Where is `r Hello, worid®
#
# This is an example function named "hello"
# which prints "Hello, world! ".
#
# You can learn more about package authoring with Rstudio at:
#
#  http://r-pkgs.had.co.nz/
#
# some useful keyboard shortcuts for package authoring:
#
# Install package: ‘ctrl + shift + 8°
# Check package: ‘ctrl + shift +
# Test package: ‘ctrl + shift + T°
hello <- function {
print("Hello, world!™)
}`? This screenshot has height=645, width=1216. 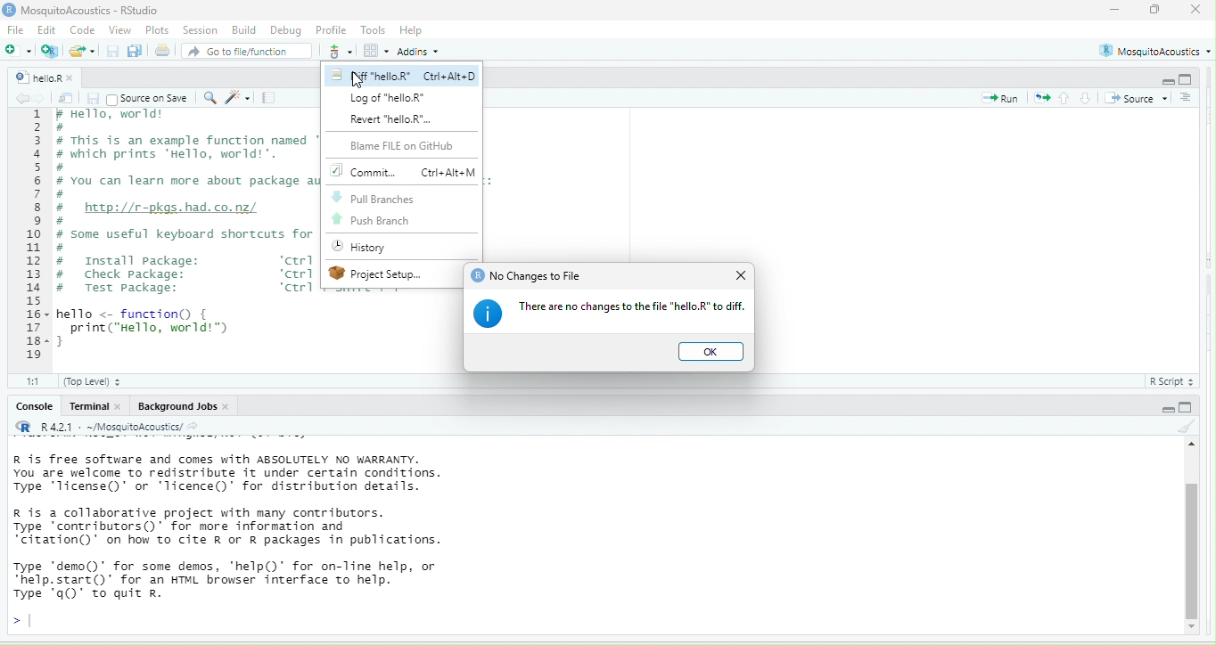 r Hello, worid®
#
# This is an example function named "hello"
# which prints "Hello, world! ".
#
# You can learn more about package authoring with Rstudio at:
#
#  http://r-pkgs.had.co.nz/
#
# some useful keyboard shortcuts for package authoring:
#
# Install package: ‘ctrl + shift + 8°
# Check package: ‘ctrl + shift +
# Test package: ‘ctrl + shift + T°
hello <- function {
print("Hello, world!™)
} is located at coordinates (187, 226).